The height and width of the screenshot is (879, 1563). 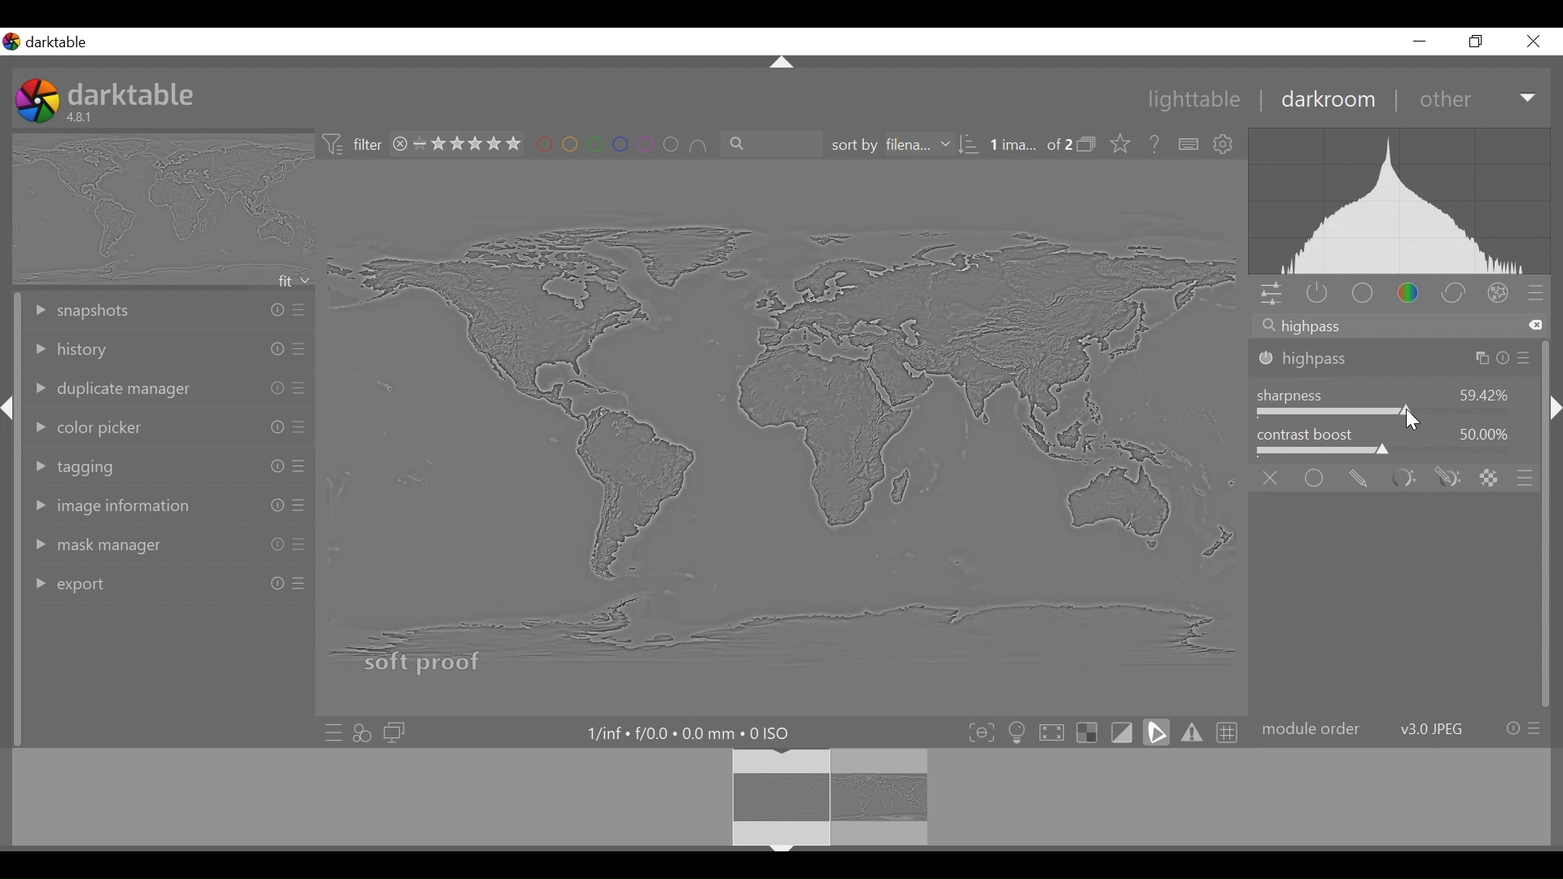 I want to click on expand/collapse, so click(x=1553, y=408).